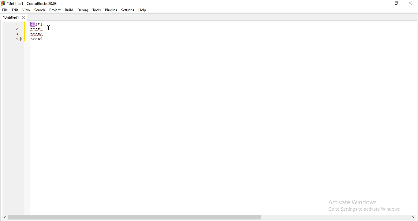 Image resolution: width=418 pixels, height=221 pixels. I want to click on Project , so click(55, 10).